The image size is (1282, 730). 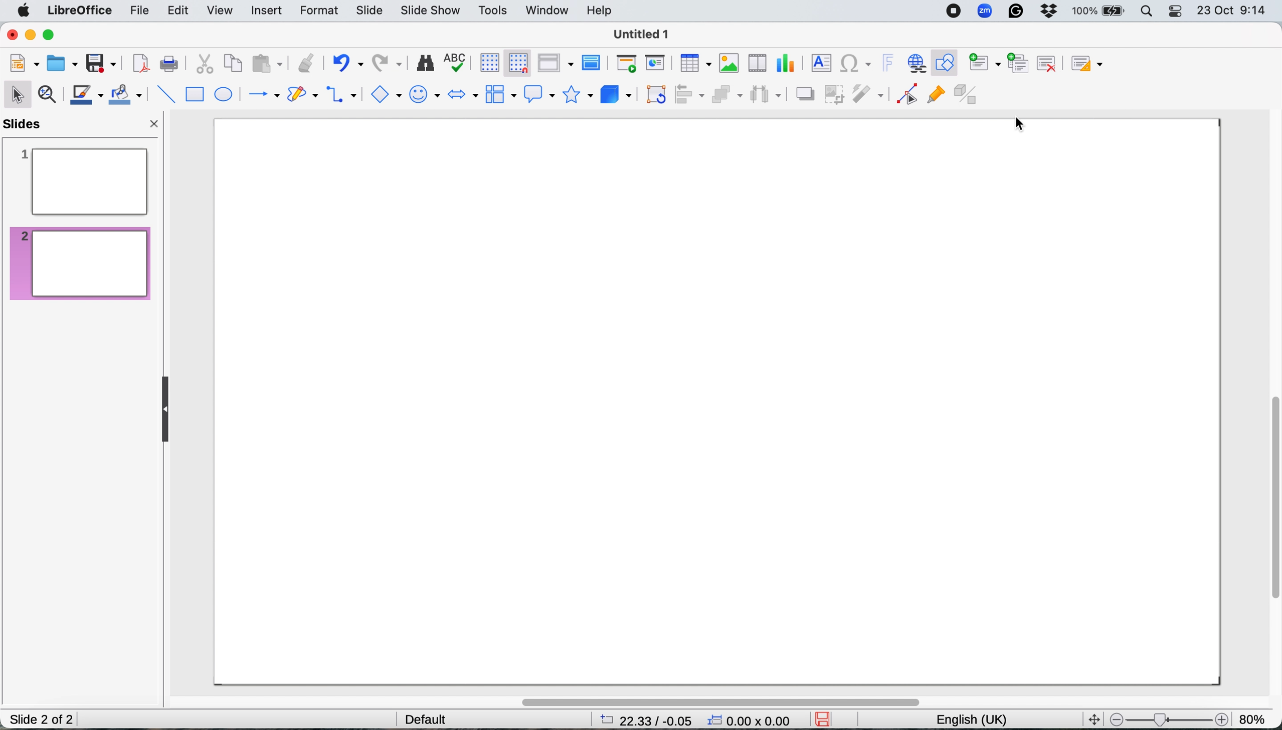 I want to click on slide 1 of 1, so click(x=42, y=719).